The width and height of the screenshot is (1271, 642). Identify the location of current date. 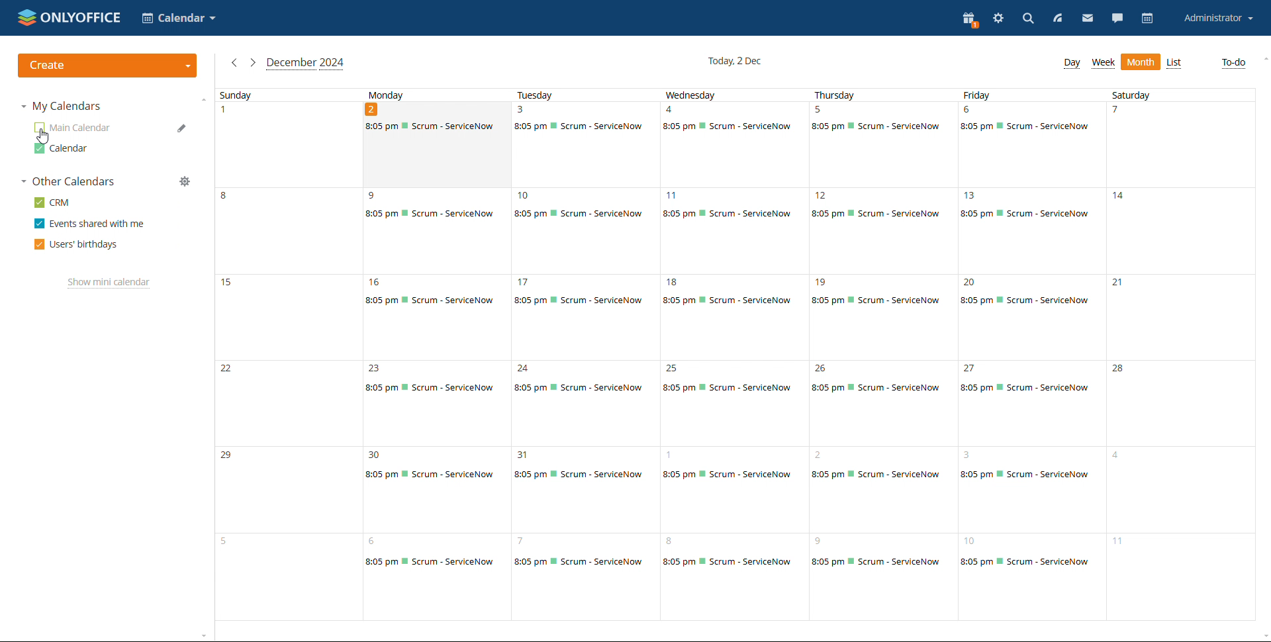
(734, 60).